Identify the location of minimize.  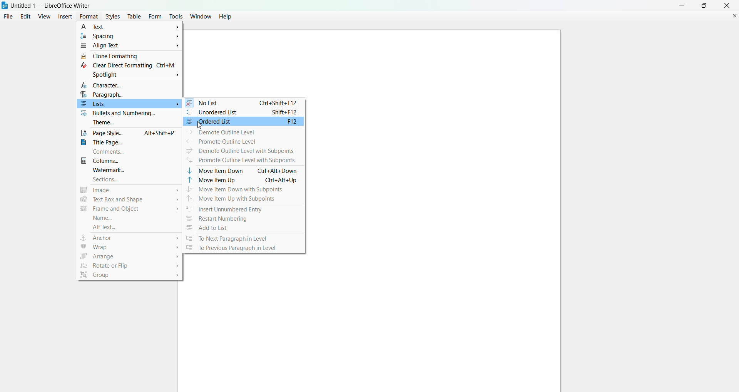
(680, 5).